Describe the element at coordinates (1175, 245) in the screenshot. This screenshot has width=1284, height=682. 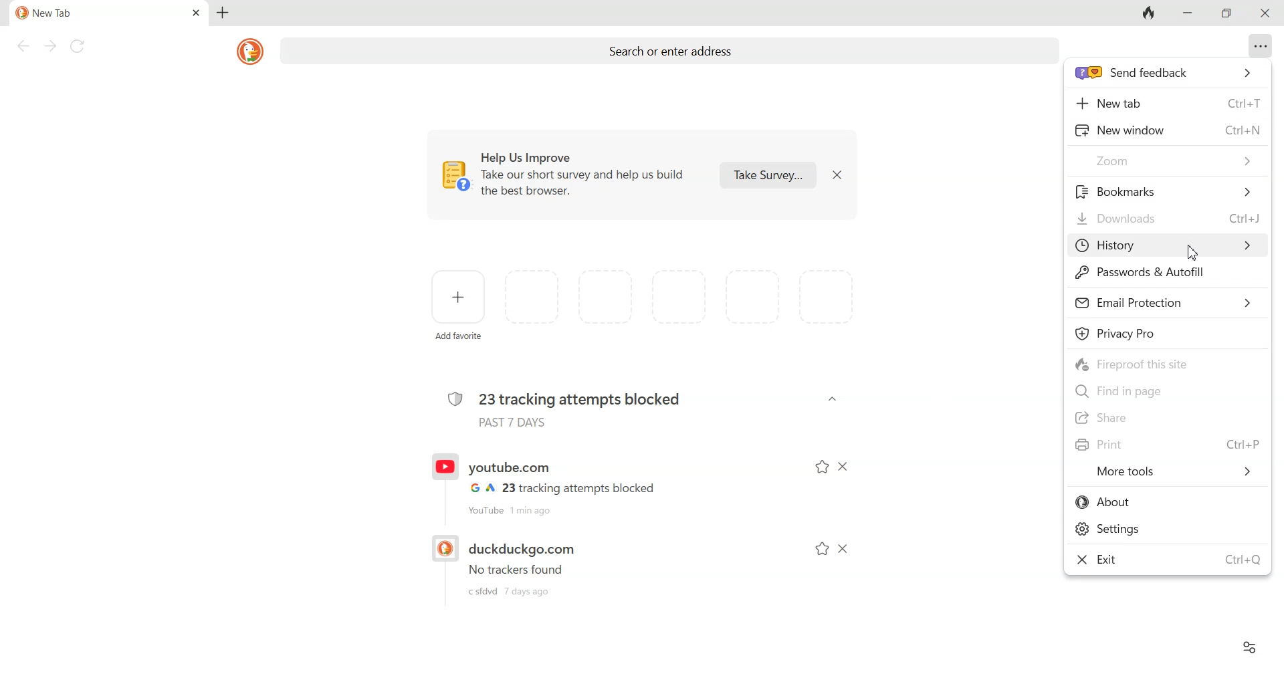
I see `History` at that location.